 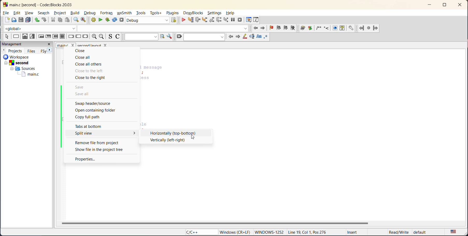 I want to click on step out, so click(x=212, y=20).